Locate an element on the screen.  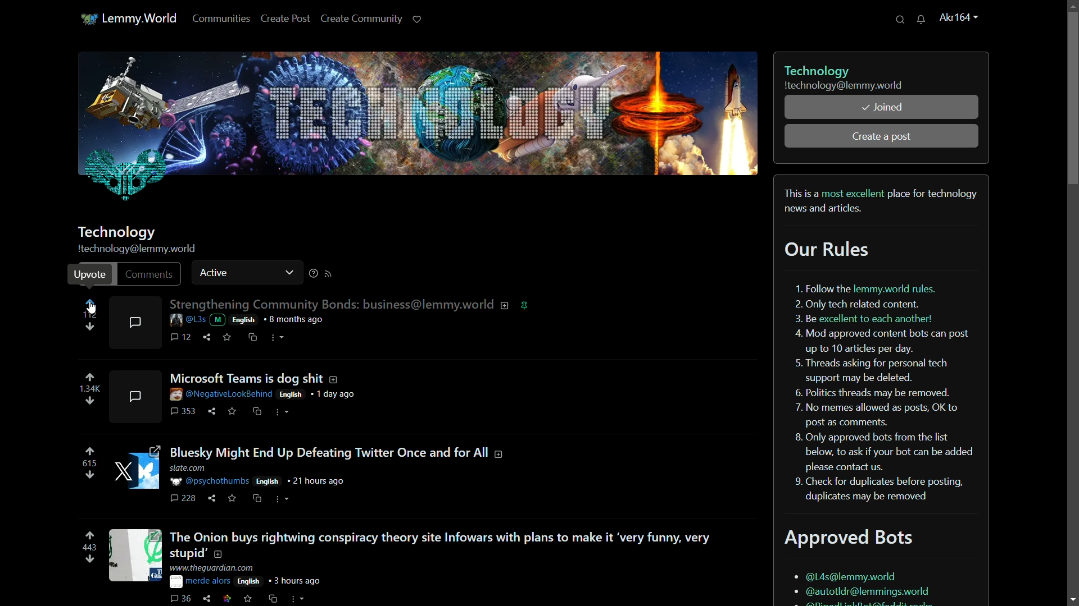
more options is located at coordinates (318, 274).